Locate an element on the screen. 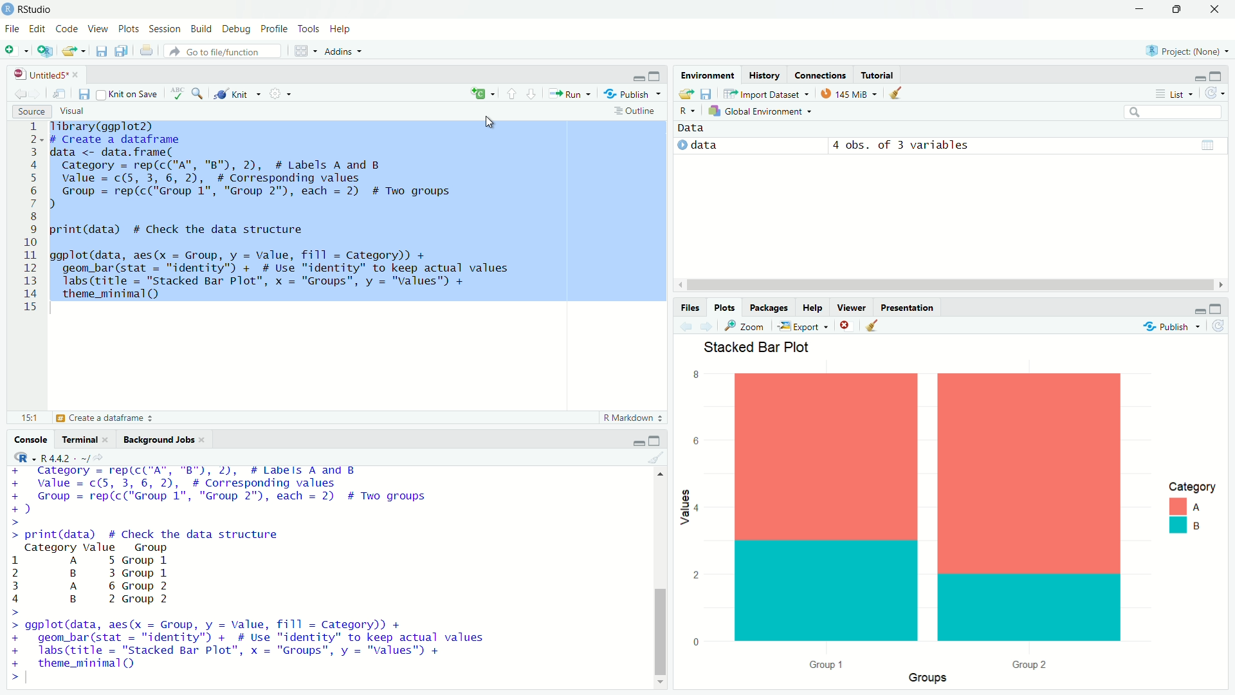  Background Jobs is located at coordinates (161, 439).